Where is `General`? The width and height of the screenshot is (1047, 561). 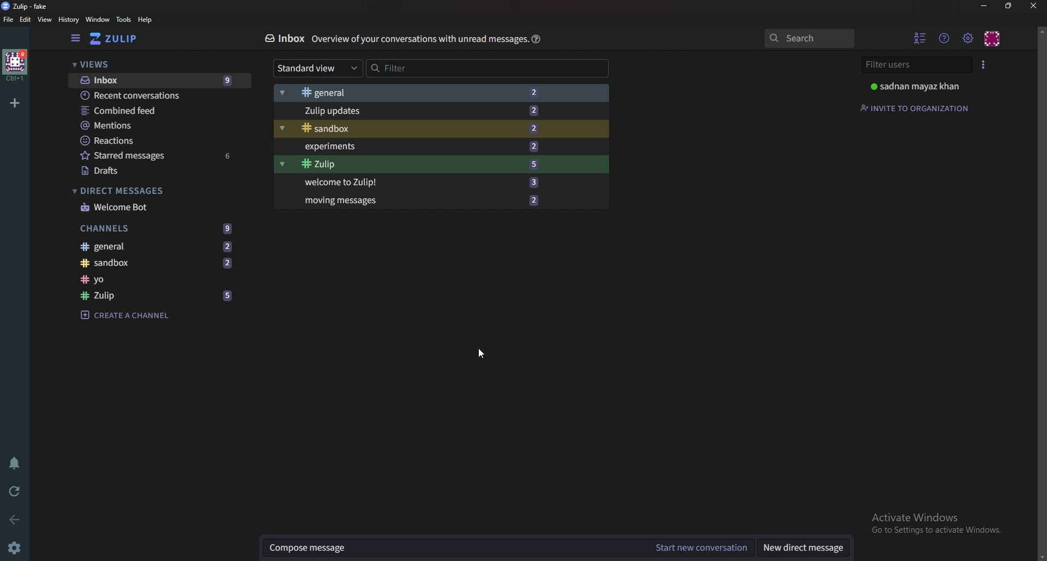 General is located at coordinates (440, 93).